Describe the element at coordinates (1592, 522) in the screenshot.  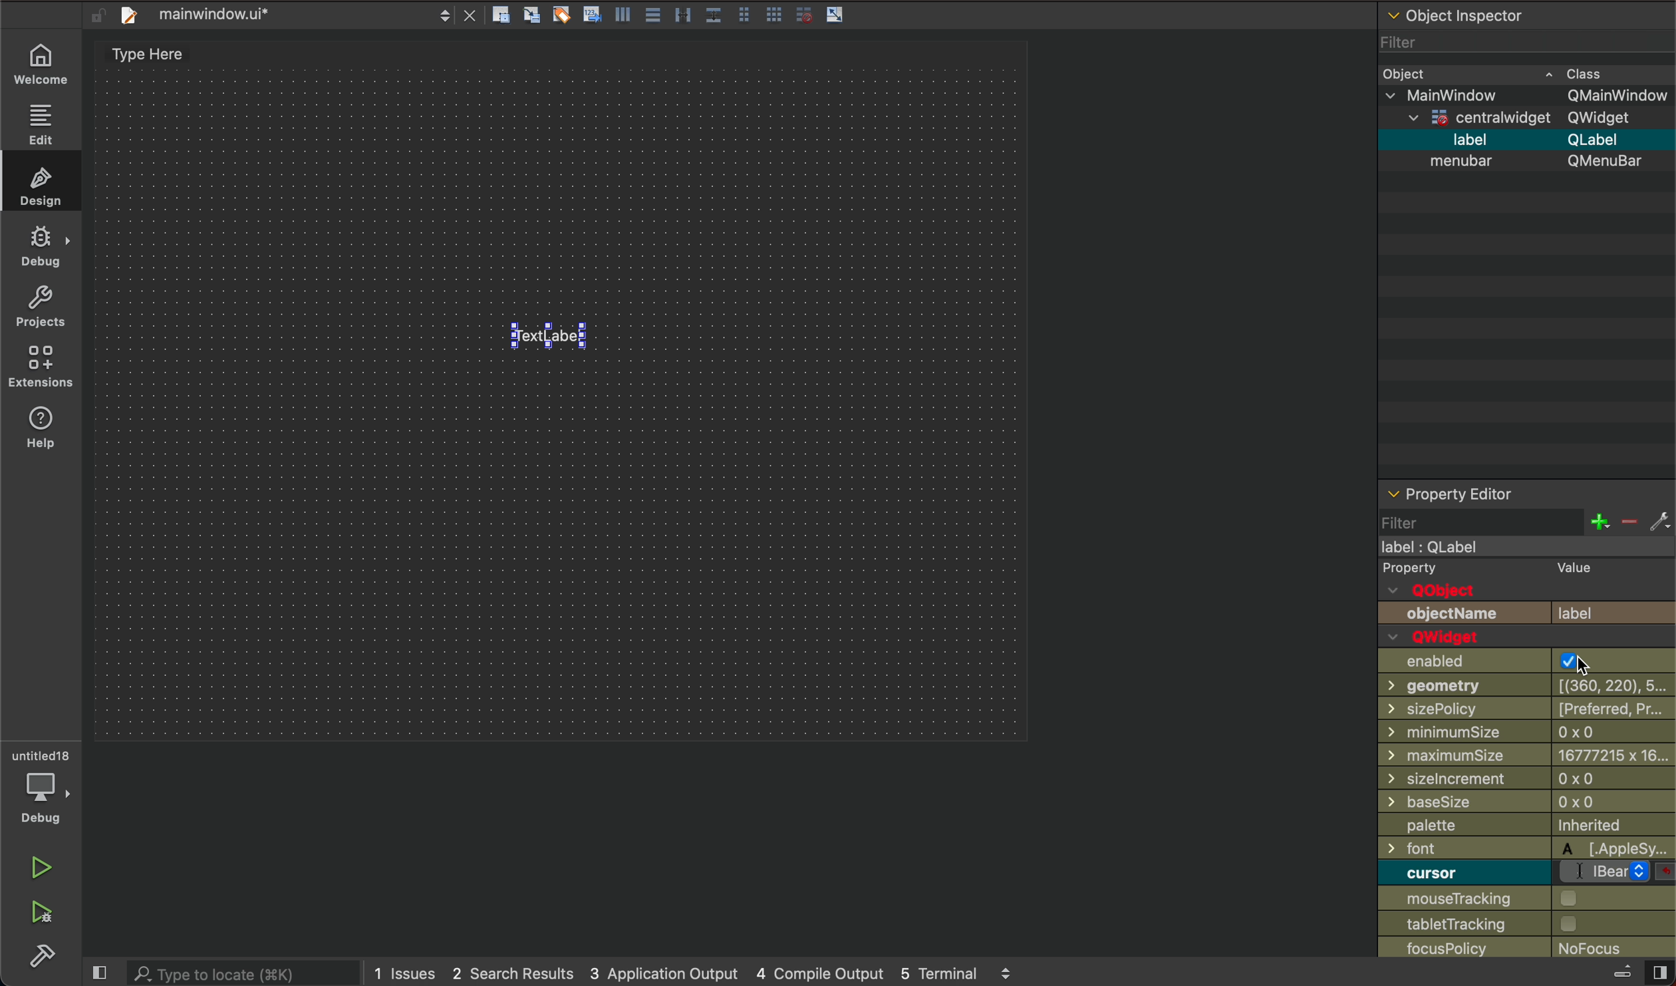
I see `increase` at that location.